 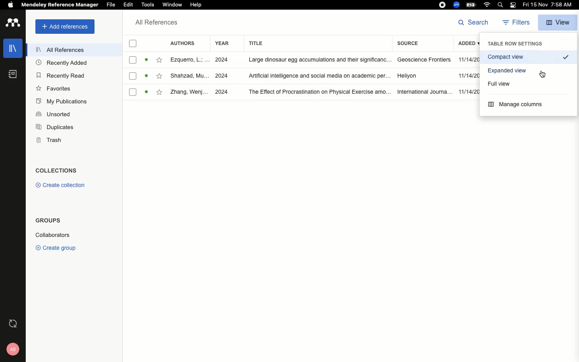 I want to click on Logo, so click(x=12, y=23).